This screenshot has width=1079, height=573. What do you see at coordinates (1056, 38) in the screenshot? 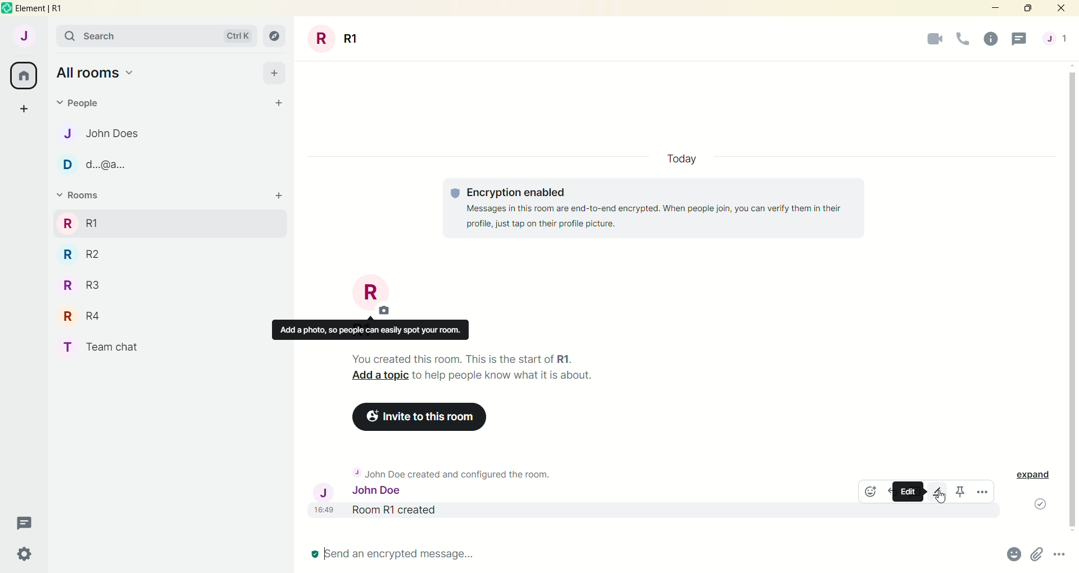
I see `people` at bounding box center [1056, 38].